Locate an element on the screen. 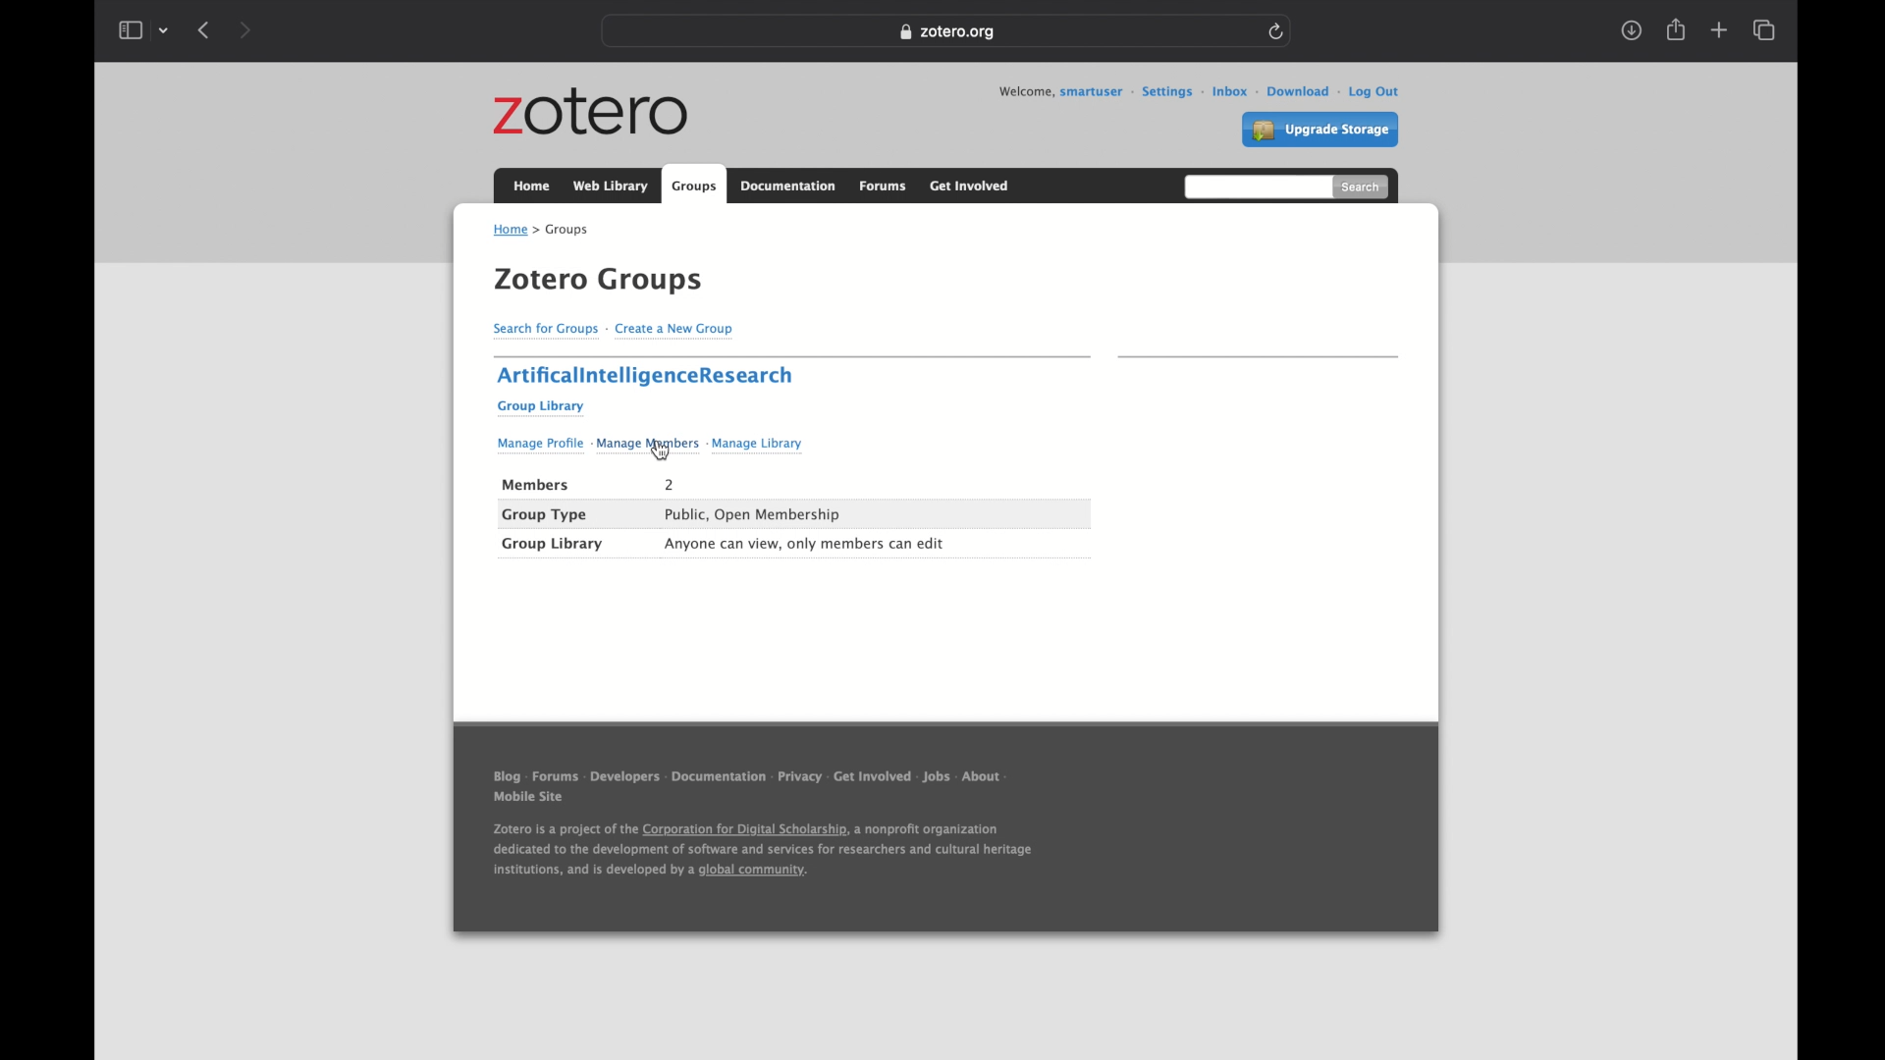 The height and width of the screenshot is (1060, 1885). manage library is located at coordinates (755, 446).